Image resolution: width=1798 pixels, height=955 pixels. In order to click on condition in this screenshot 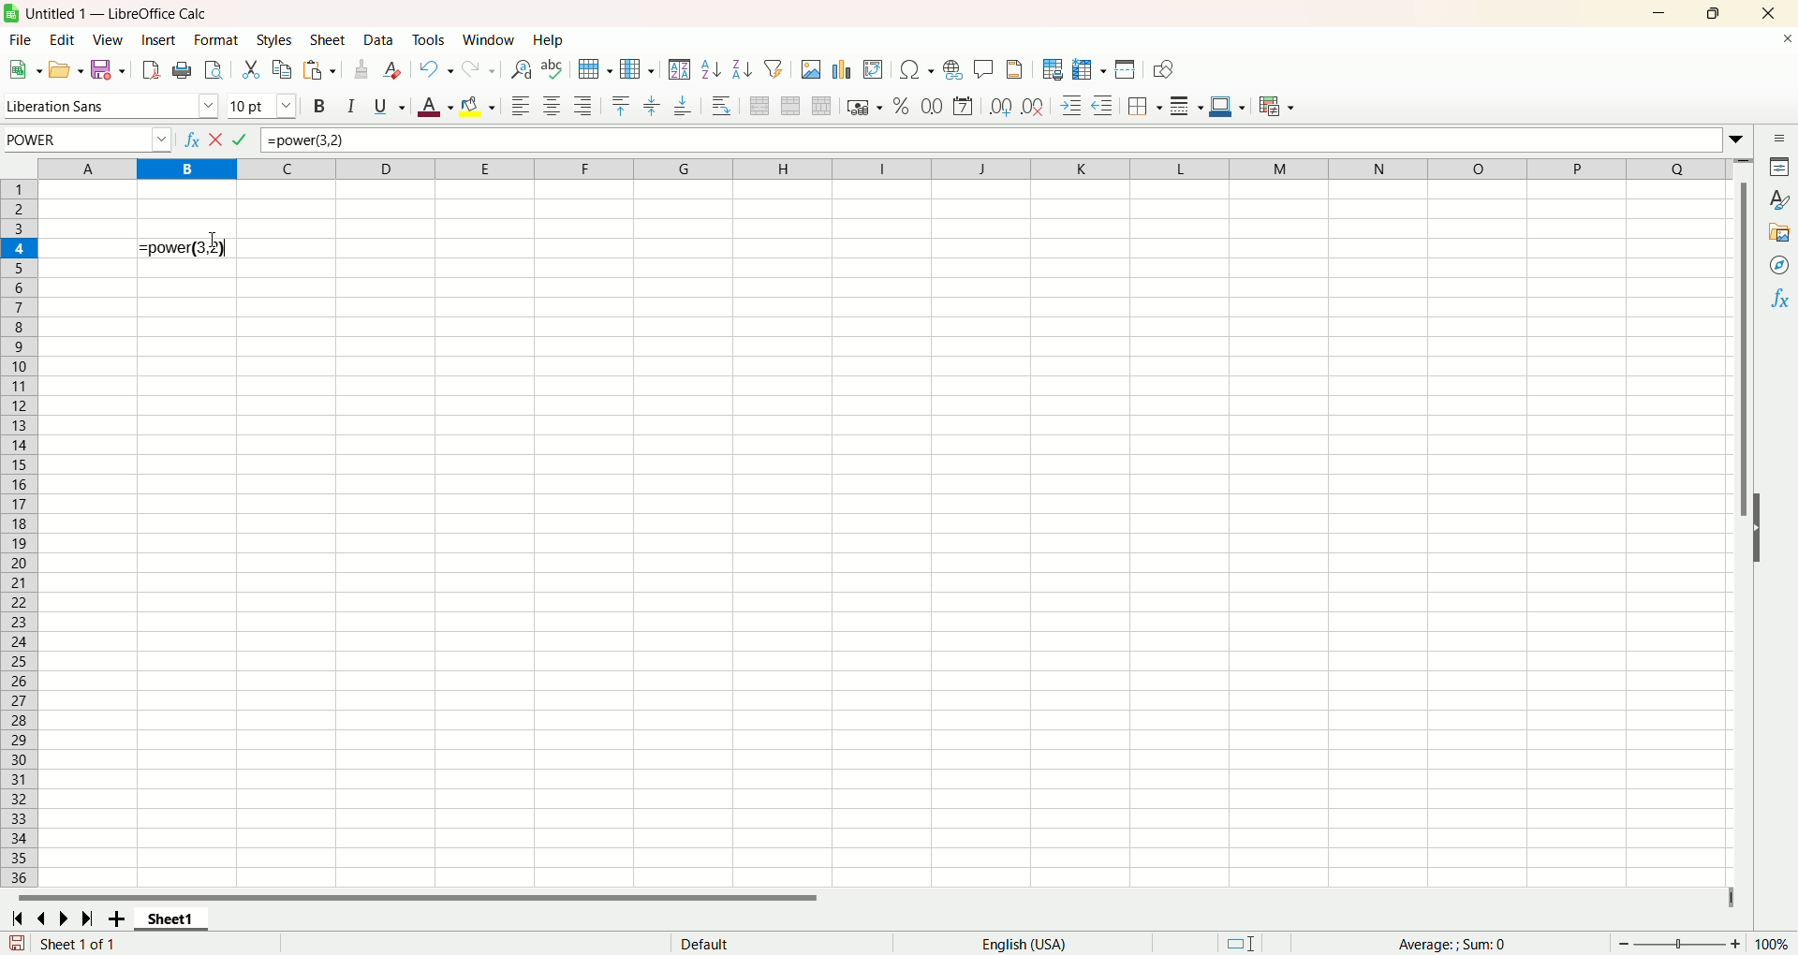, I will do `click(1276, 106)`.